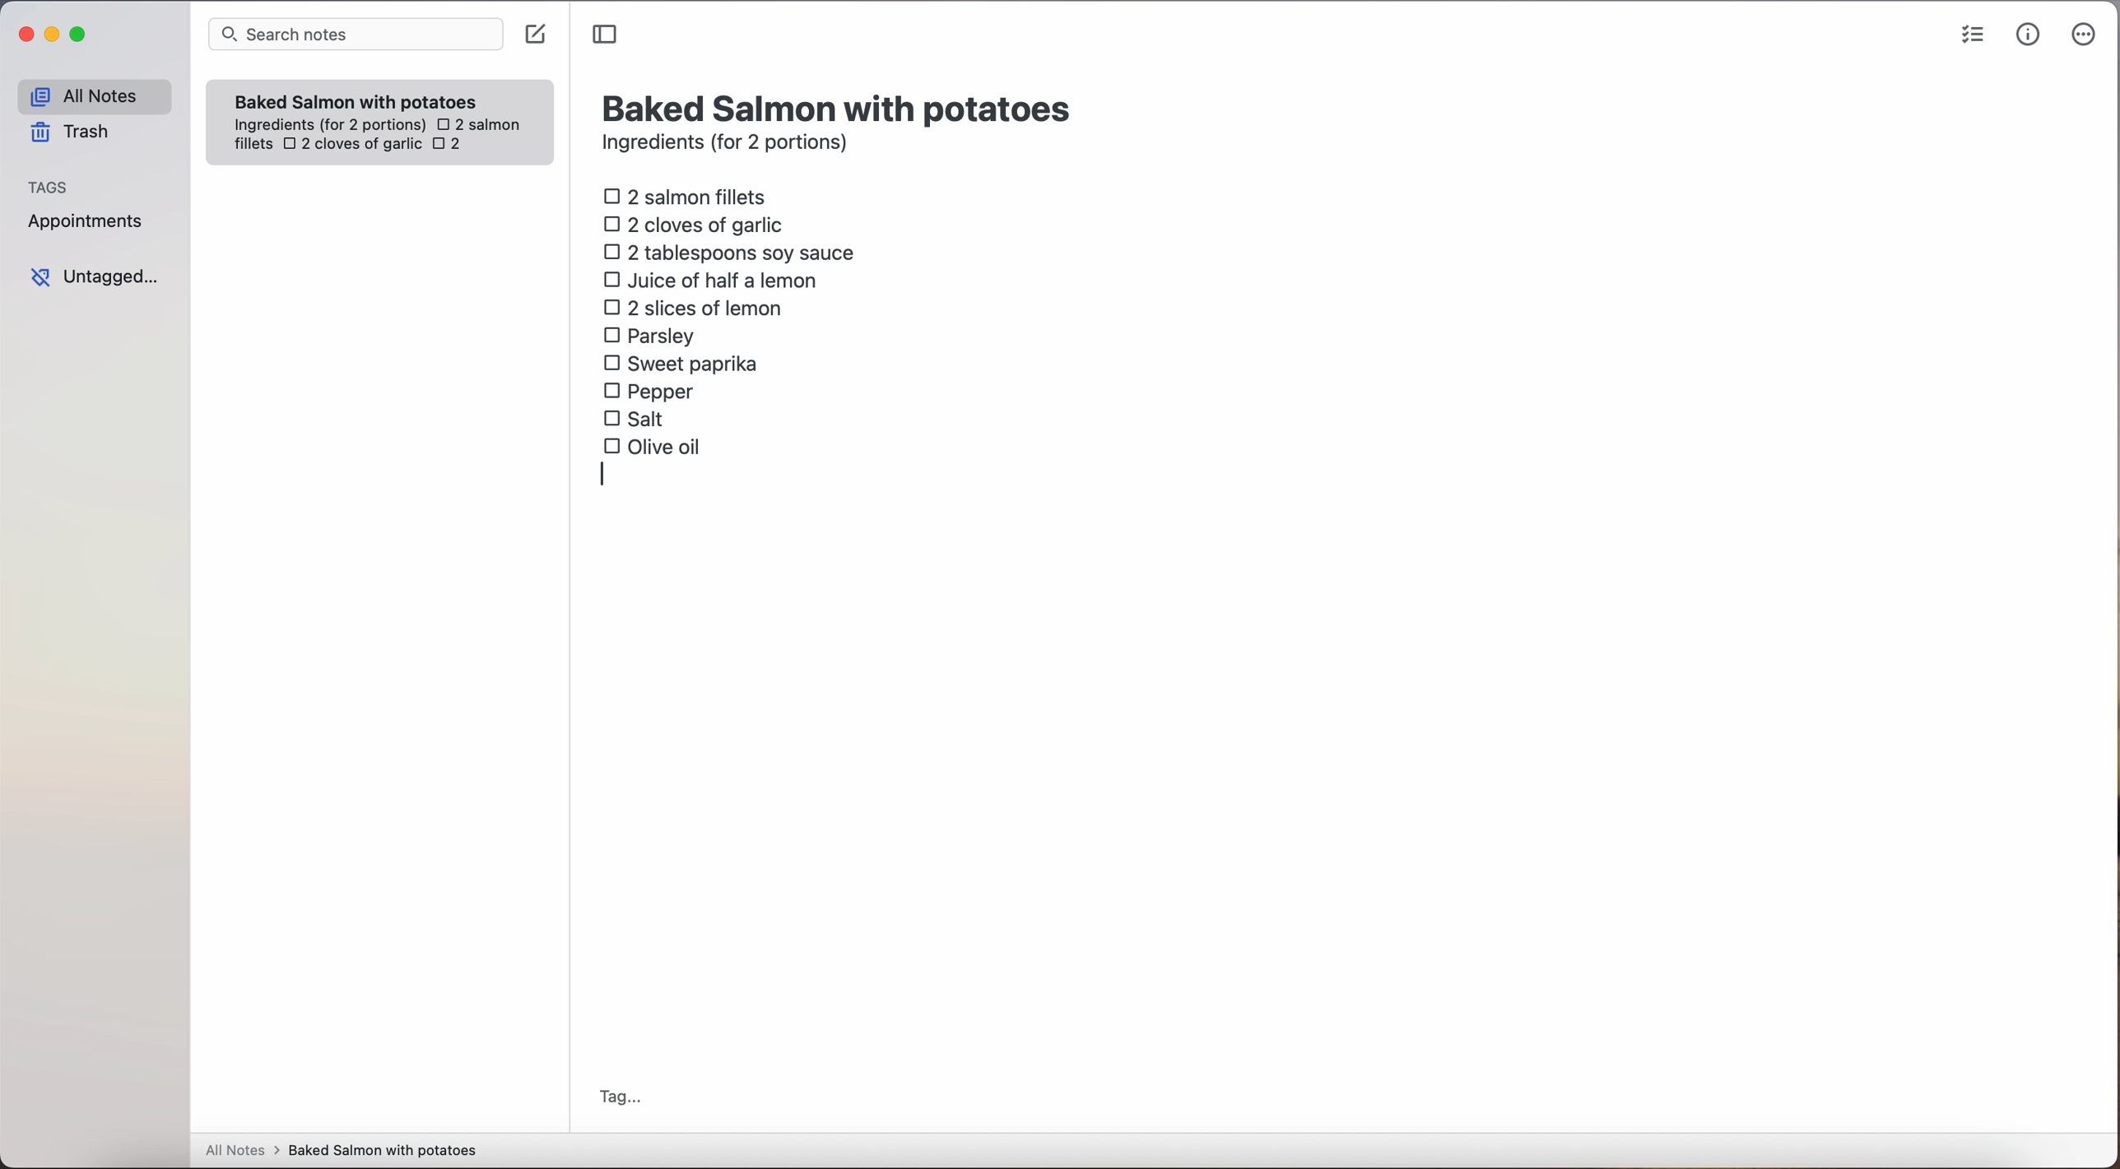 This screenshot has height=1169, width=2120. What do you see at coordinates (352, 146) in the screenshot?
I see `2 cloves of garlic` at bounding box center [352, 146].